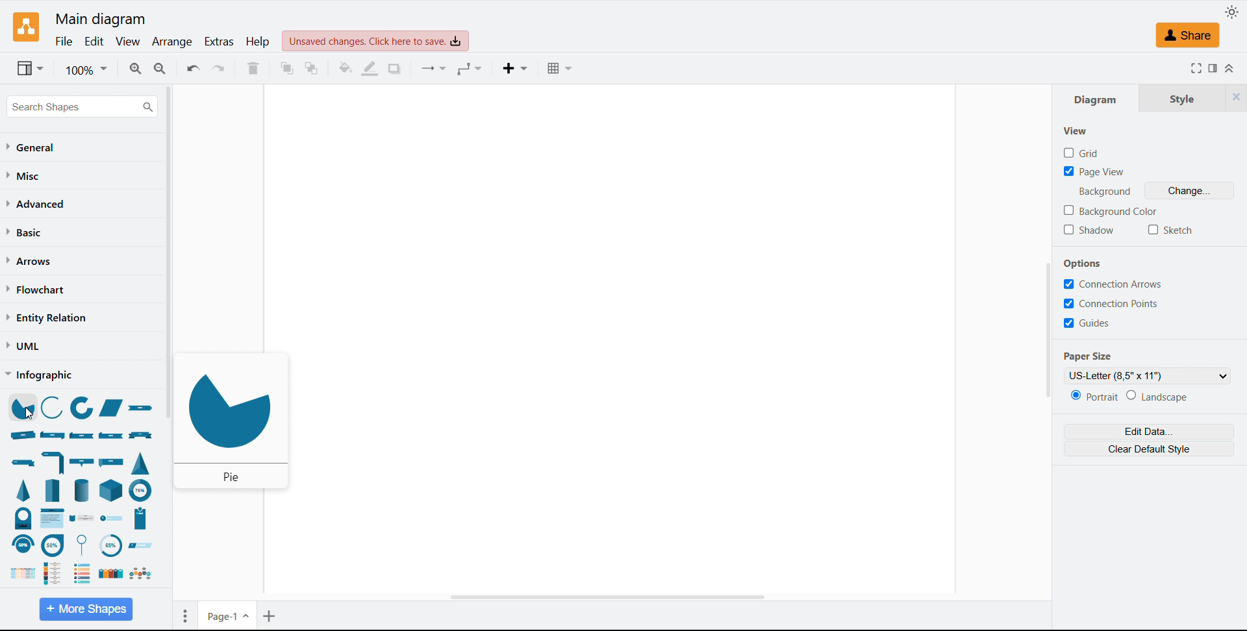 Image resolution: width=1247 pixels, height=631 pixels. Describe the element at coordinates (88, 608) in the screenshot. I see `More shapes ` at that location.